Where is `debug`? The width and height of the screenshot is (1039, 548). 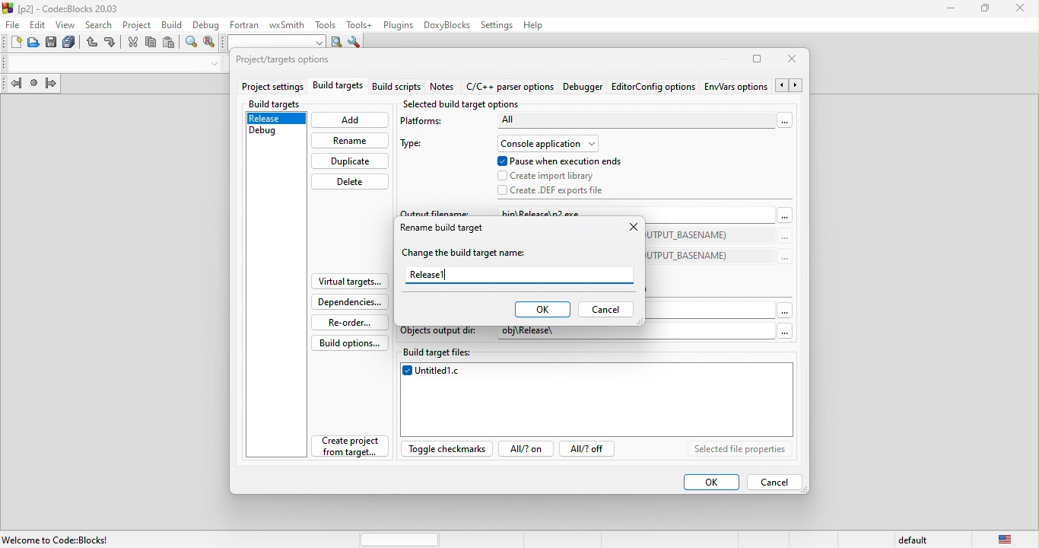 debug is located at coordinates (268, 134).